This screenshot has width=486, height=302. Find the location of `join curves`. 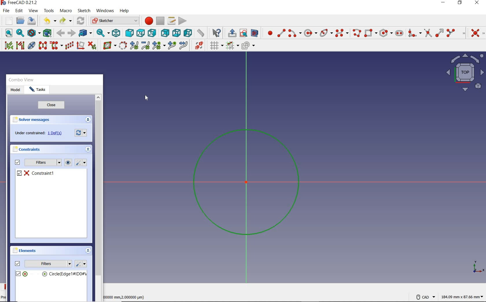

join curves is located at coordinates (183, 45).